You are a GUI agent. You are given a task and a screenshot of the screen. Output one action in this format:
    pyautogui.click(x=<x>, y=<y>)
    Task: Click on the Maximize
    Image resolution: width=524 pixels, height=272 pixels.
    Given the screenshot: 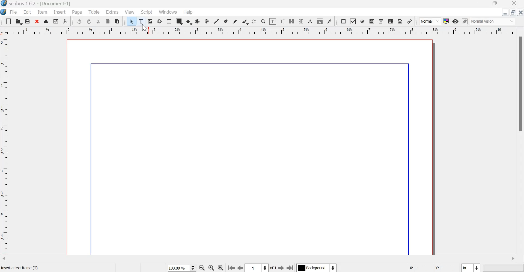 What is the action you would take?
    pyautogui.click(x=493, y=4)
    